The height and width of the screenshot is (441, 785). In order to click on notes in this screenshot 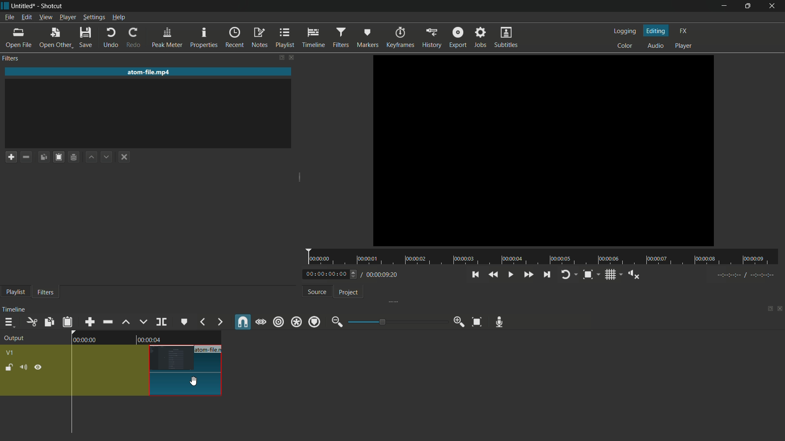, I will do `click(258, 37)`.